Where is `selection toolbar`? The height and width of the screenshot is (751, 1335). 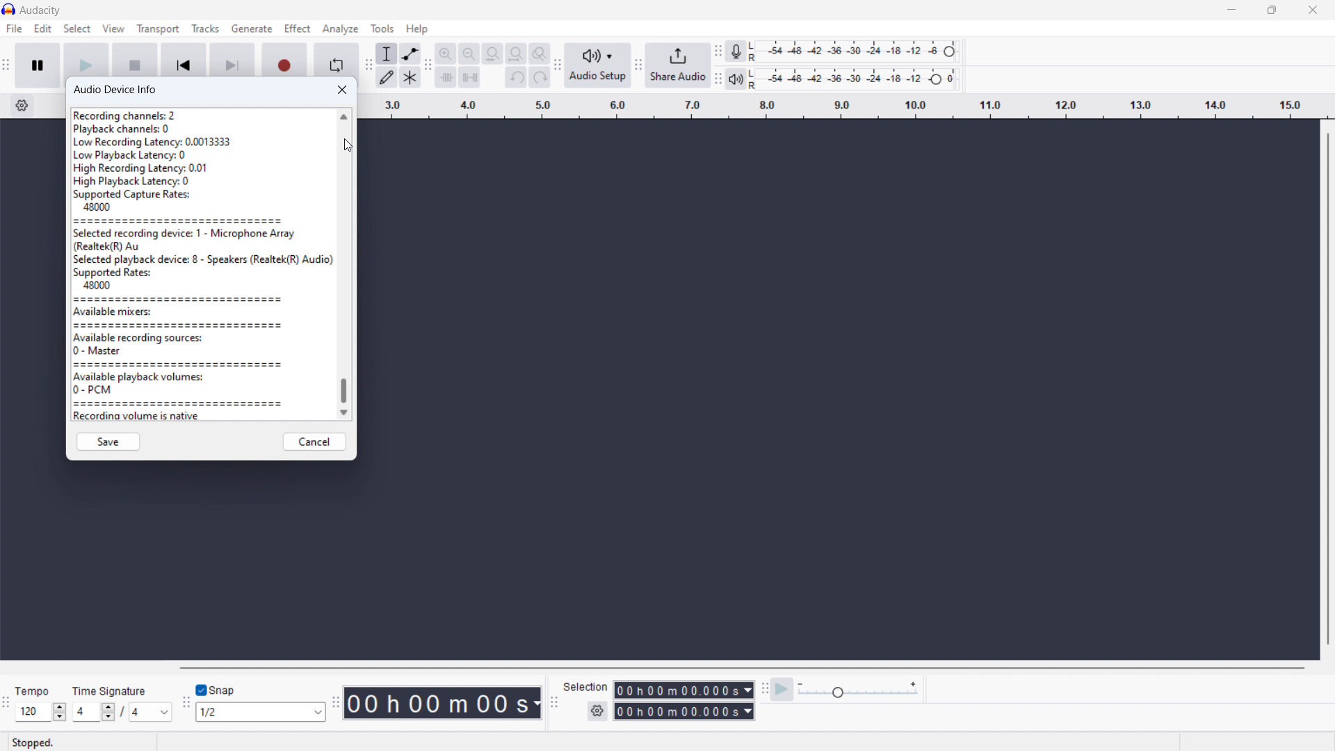
selection toolbar is located at coordinates (556, 702).